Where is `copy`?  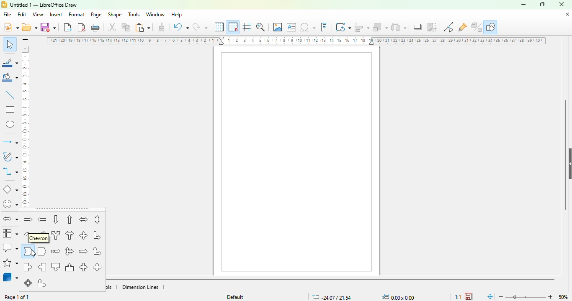 copy is located at coordinates (126, 27).